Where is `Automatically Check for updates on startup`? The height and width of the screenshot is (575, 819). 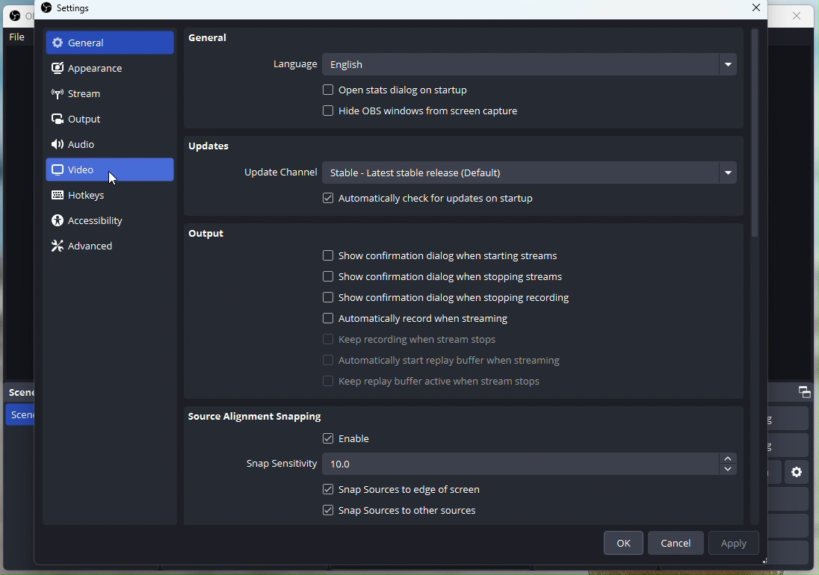
Automatically Check for updates on startup is located at coordinates (428, 199).